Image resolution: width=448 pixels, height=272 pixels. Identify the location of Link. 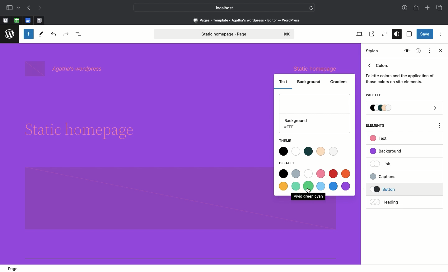
(383, 163).